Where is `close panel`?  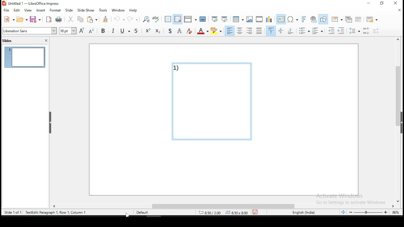 close panel is located at coordinates (46, 40).